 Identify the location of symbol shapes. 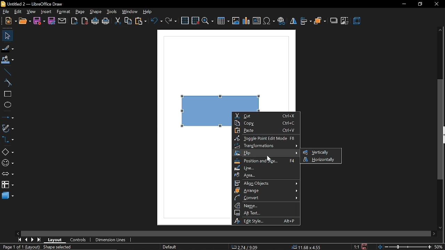
(7, 163).